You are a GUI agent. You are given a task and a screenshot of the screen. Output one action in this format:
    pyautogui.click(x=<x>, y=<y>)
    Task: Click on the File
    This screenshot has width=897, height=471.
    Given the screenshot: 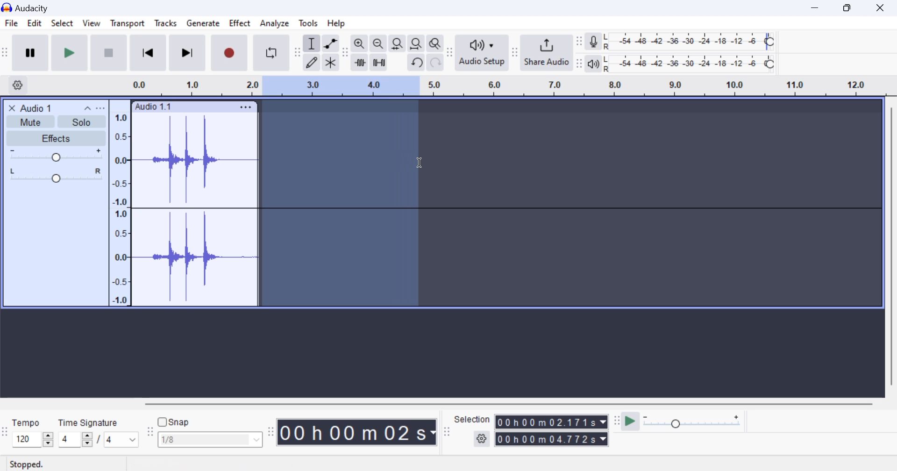 What is the action you would take?
    pyautogui.click(x=11, y=23)
    